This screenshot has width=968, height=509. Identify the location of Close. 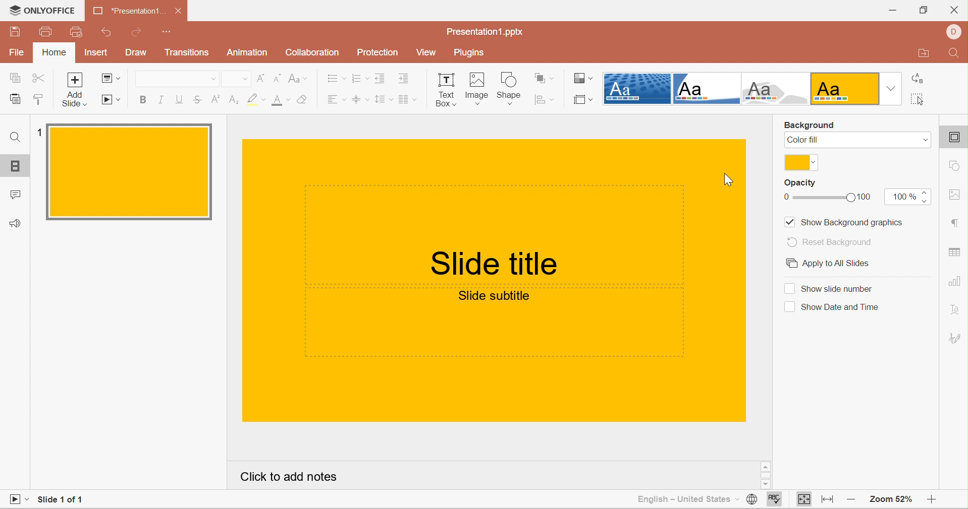
(954, 10).